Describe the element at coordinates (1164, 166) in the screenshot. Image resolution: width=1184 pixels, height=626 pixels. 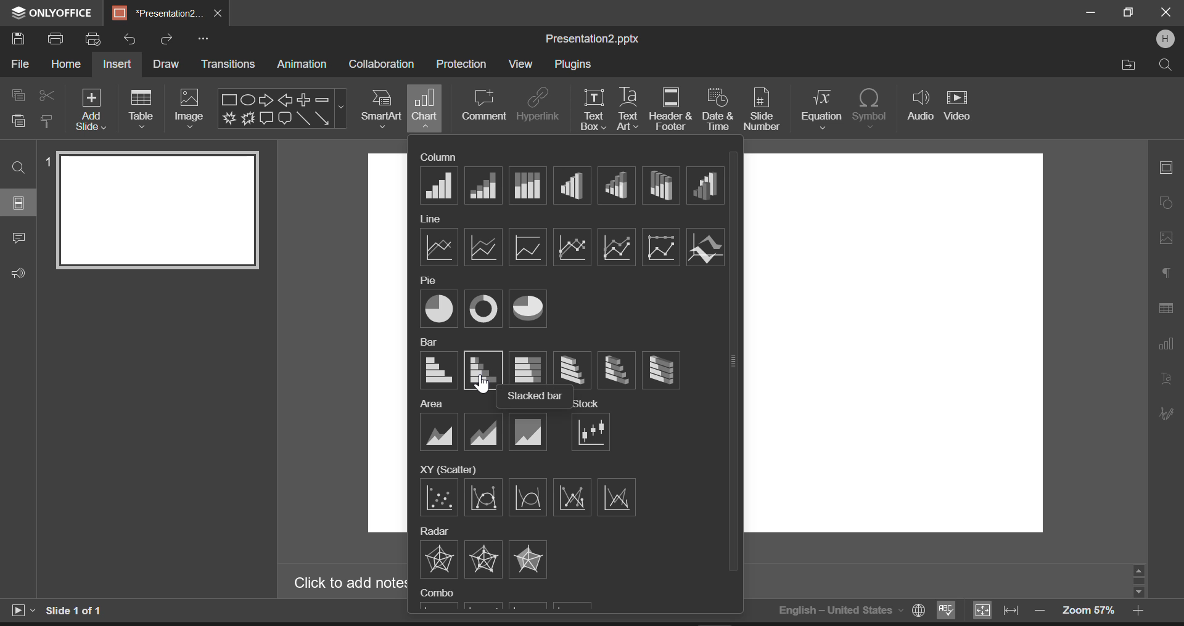
I see `Slide Settings` at that location.